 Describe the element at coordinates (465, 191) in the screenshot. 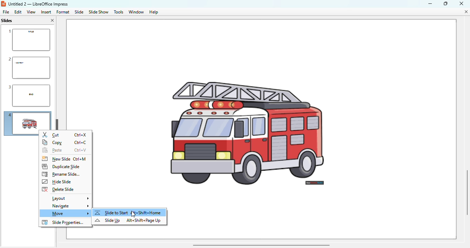

I see `vertical scroll bar` at that location.